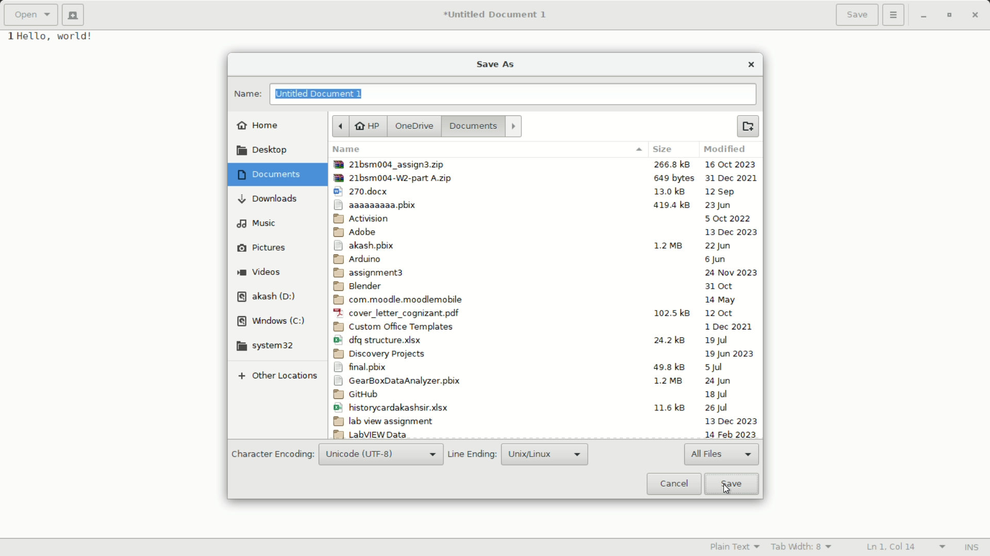 The width and height of the screenshot is (990, 556). I want to click on File, so click(546, 191).